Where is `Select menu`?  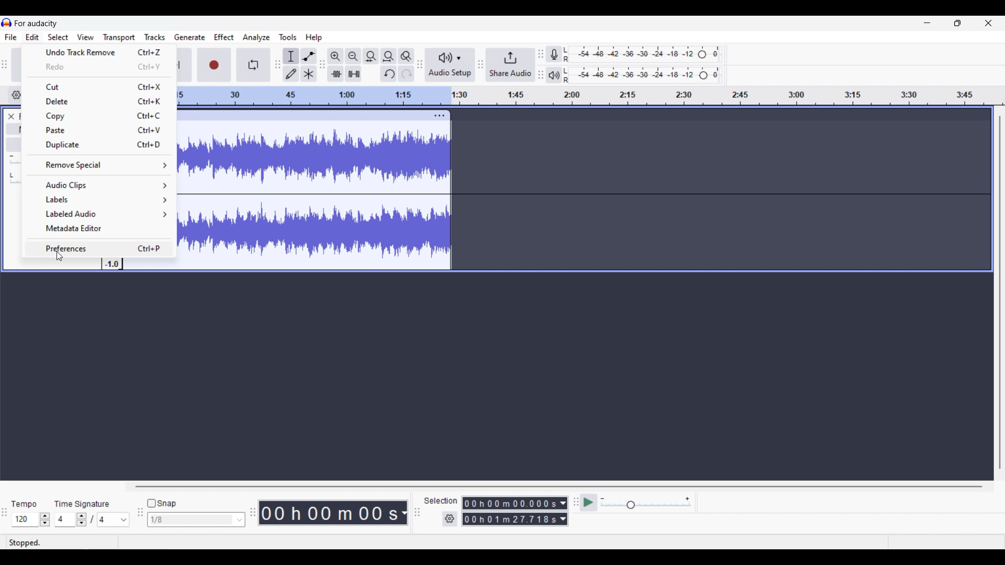
Select menu is located at coordinates (58, 37).